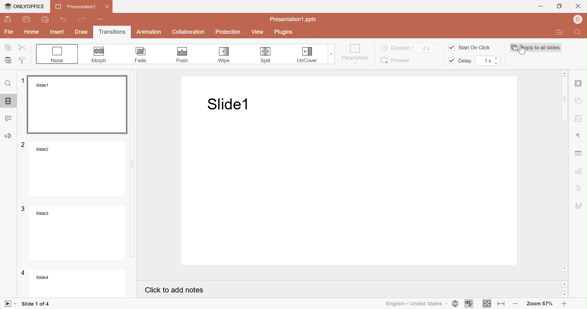  I want to click on 2, so click(24, 144).